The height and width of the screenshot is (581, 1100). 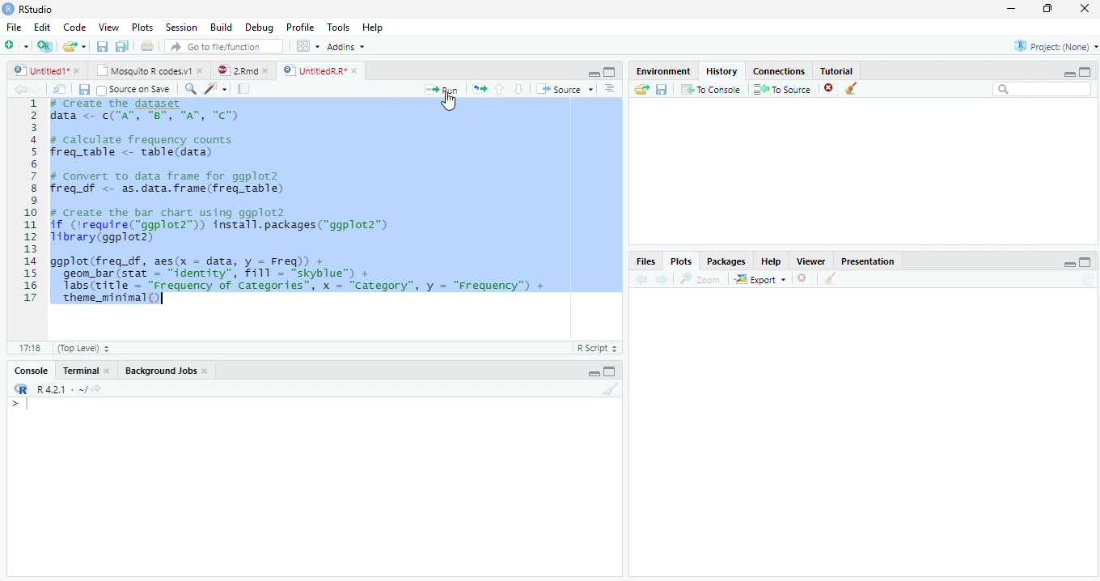 What do you see at coordinates (33, 370) in the screenshot?
I see `Console` at bounding box center [33, 370].